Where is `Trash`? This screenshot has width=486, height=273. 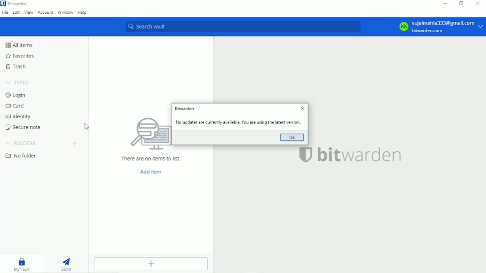
Trash is located at coordinates (16, 67).